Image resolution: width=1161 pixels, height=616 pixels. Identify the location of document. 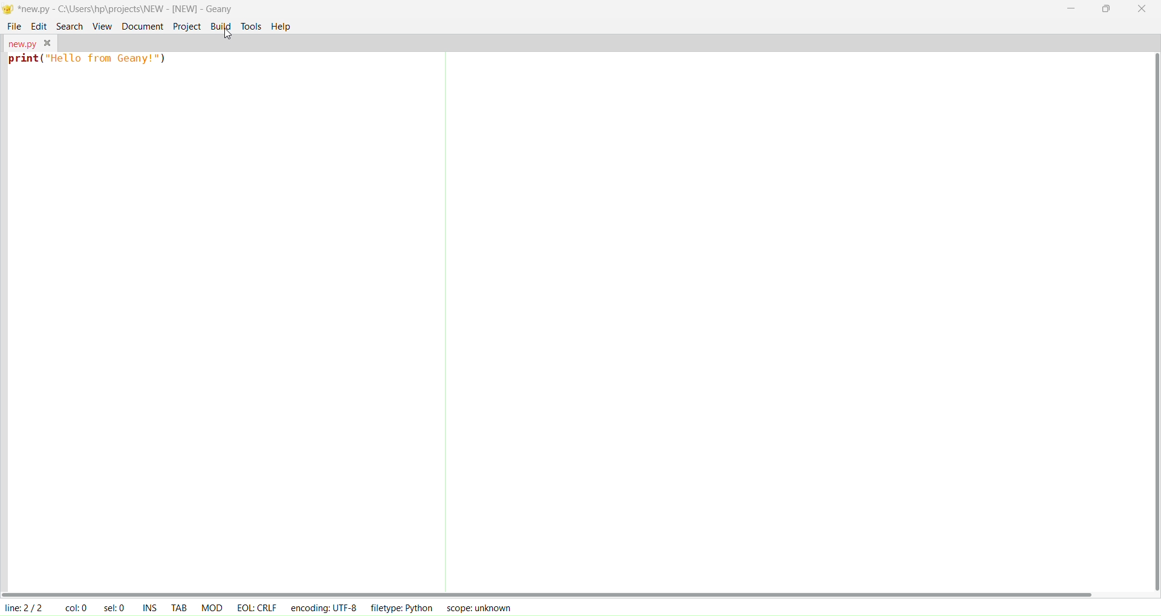
(141, 25).